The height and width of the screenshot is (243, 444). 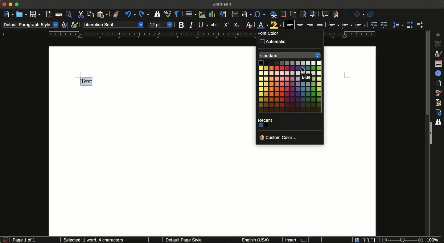 I want to click on Insert chart, so click(x=212, y=14).